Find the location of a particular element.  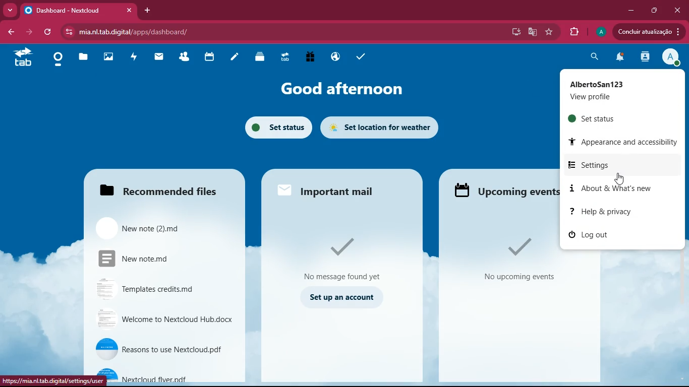

back is located at coordinates (12, 33).